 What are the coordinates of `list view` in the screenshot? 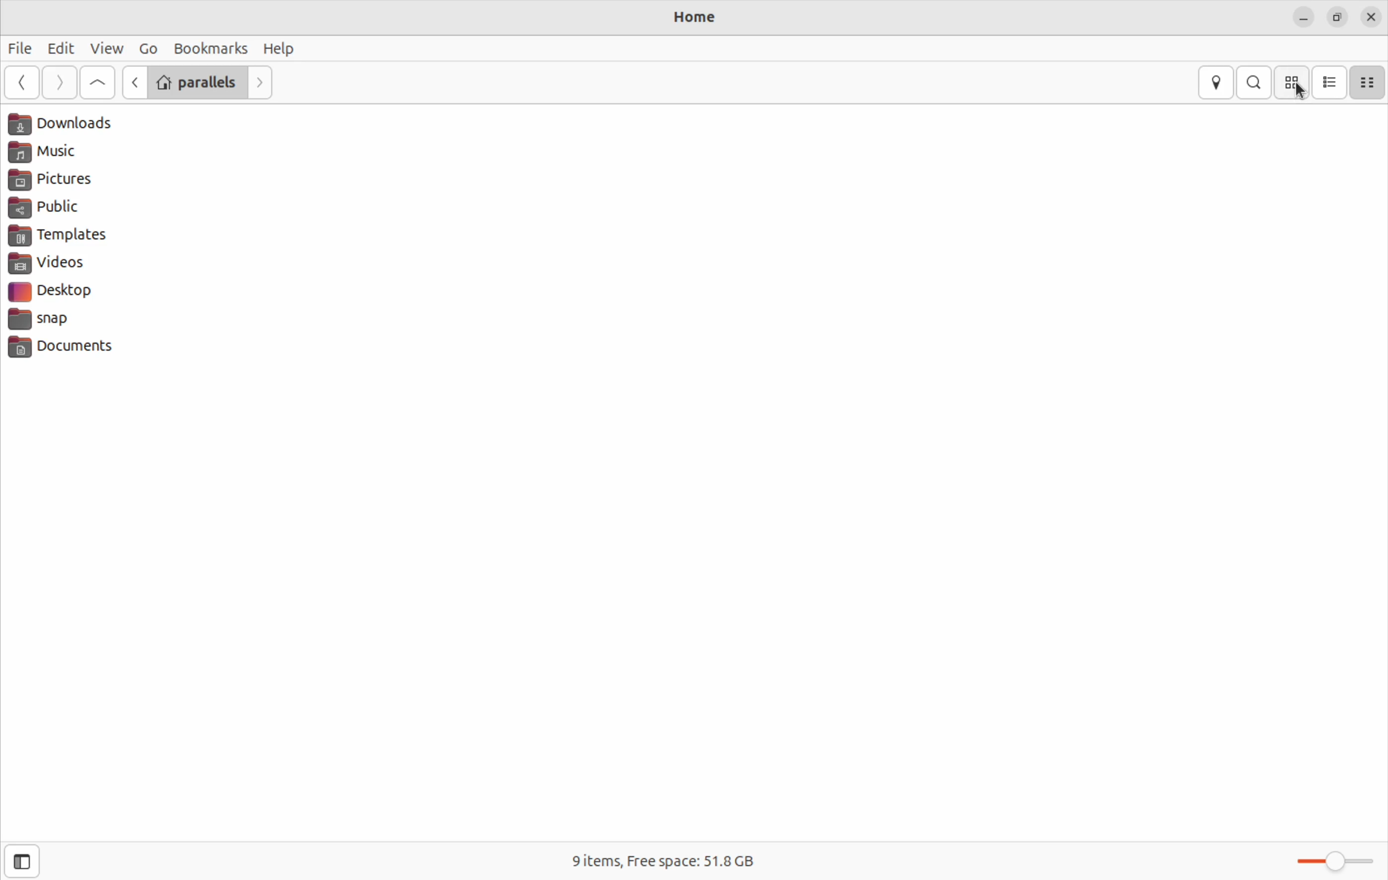 It's located at (1331, 82).